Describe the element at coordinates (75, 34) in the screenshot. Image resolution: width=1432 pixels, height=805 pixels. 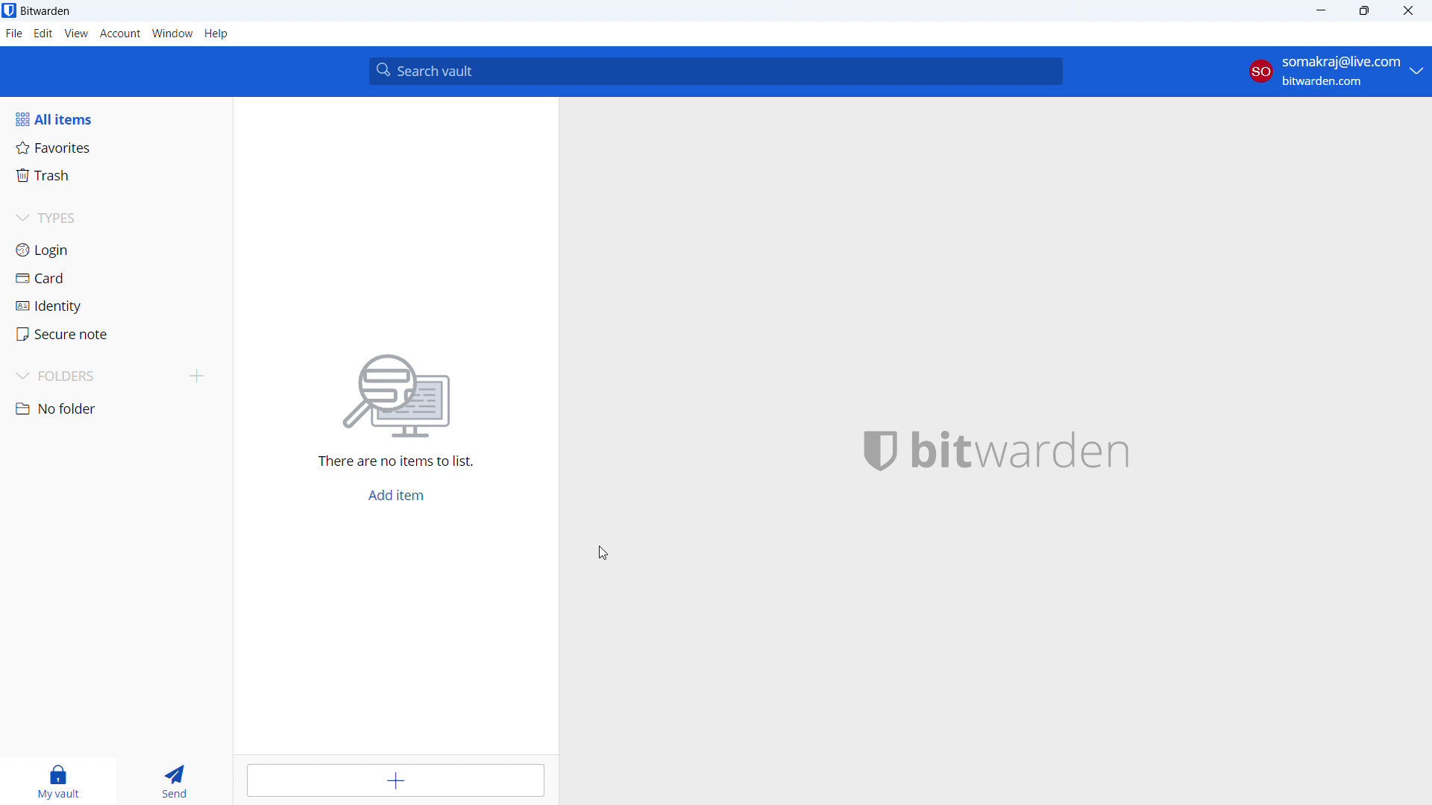
I see `view` at that location.